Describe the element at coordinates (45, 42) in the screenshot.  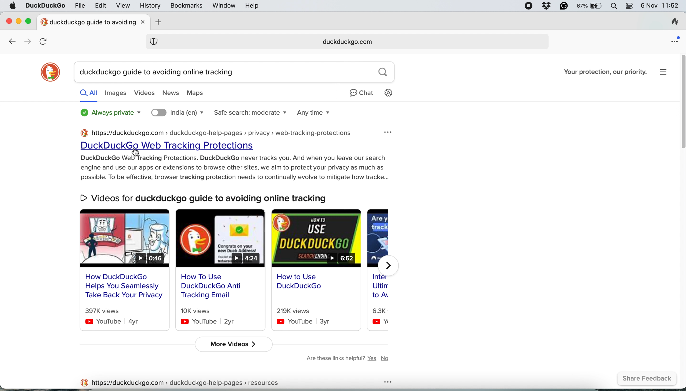
I see `refresh` at that location.